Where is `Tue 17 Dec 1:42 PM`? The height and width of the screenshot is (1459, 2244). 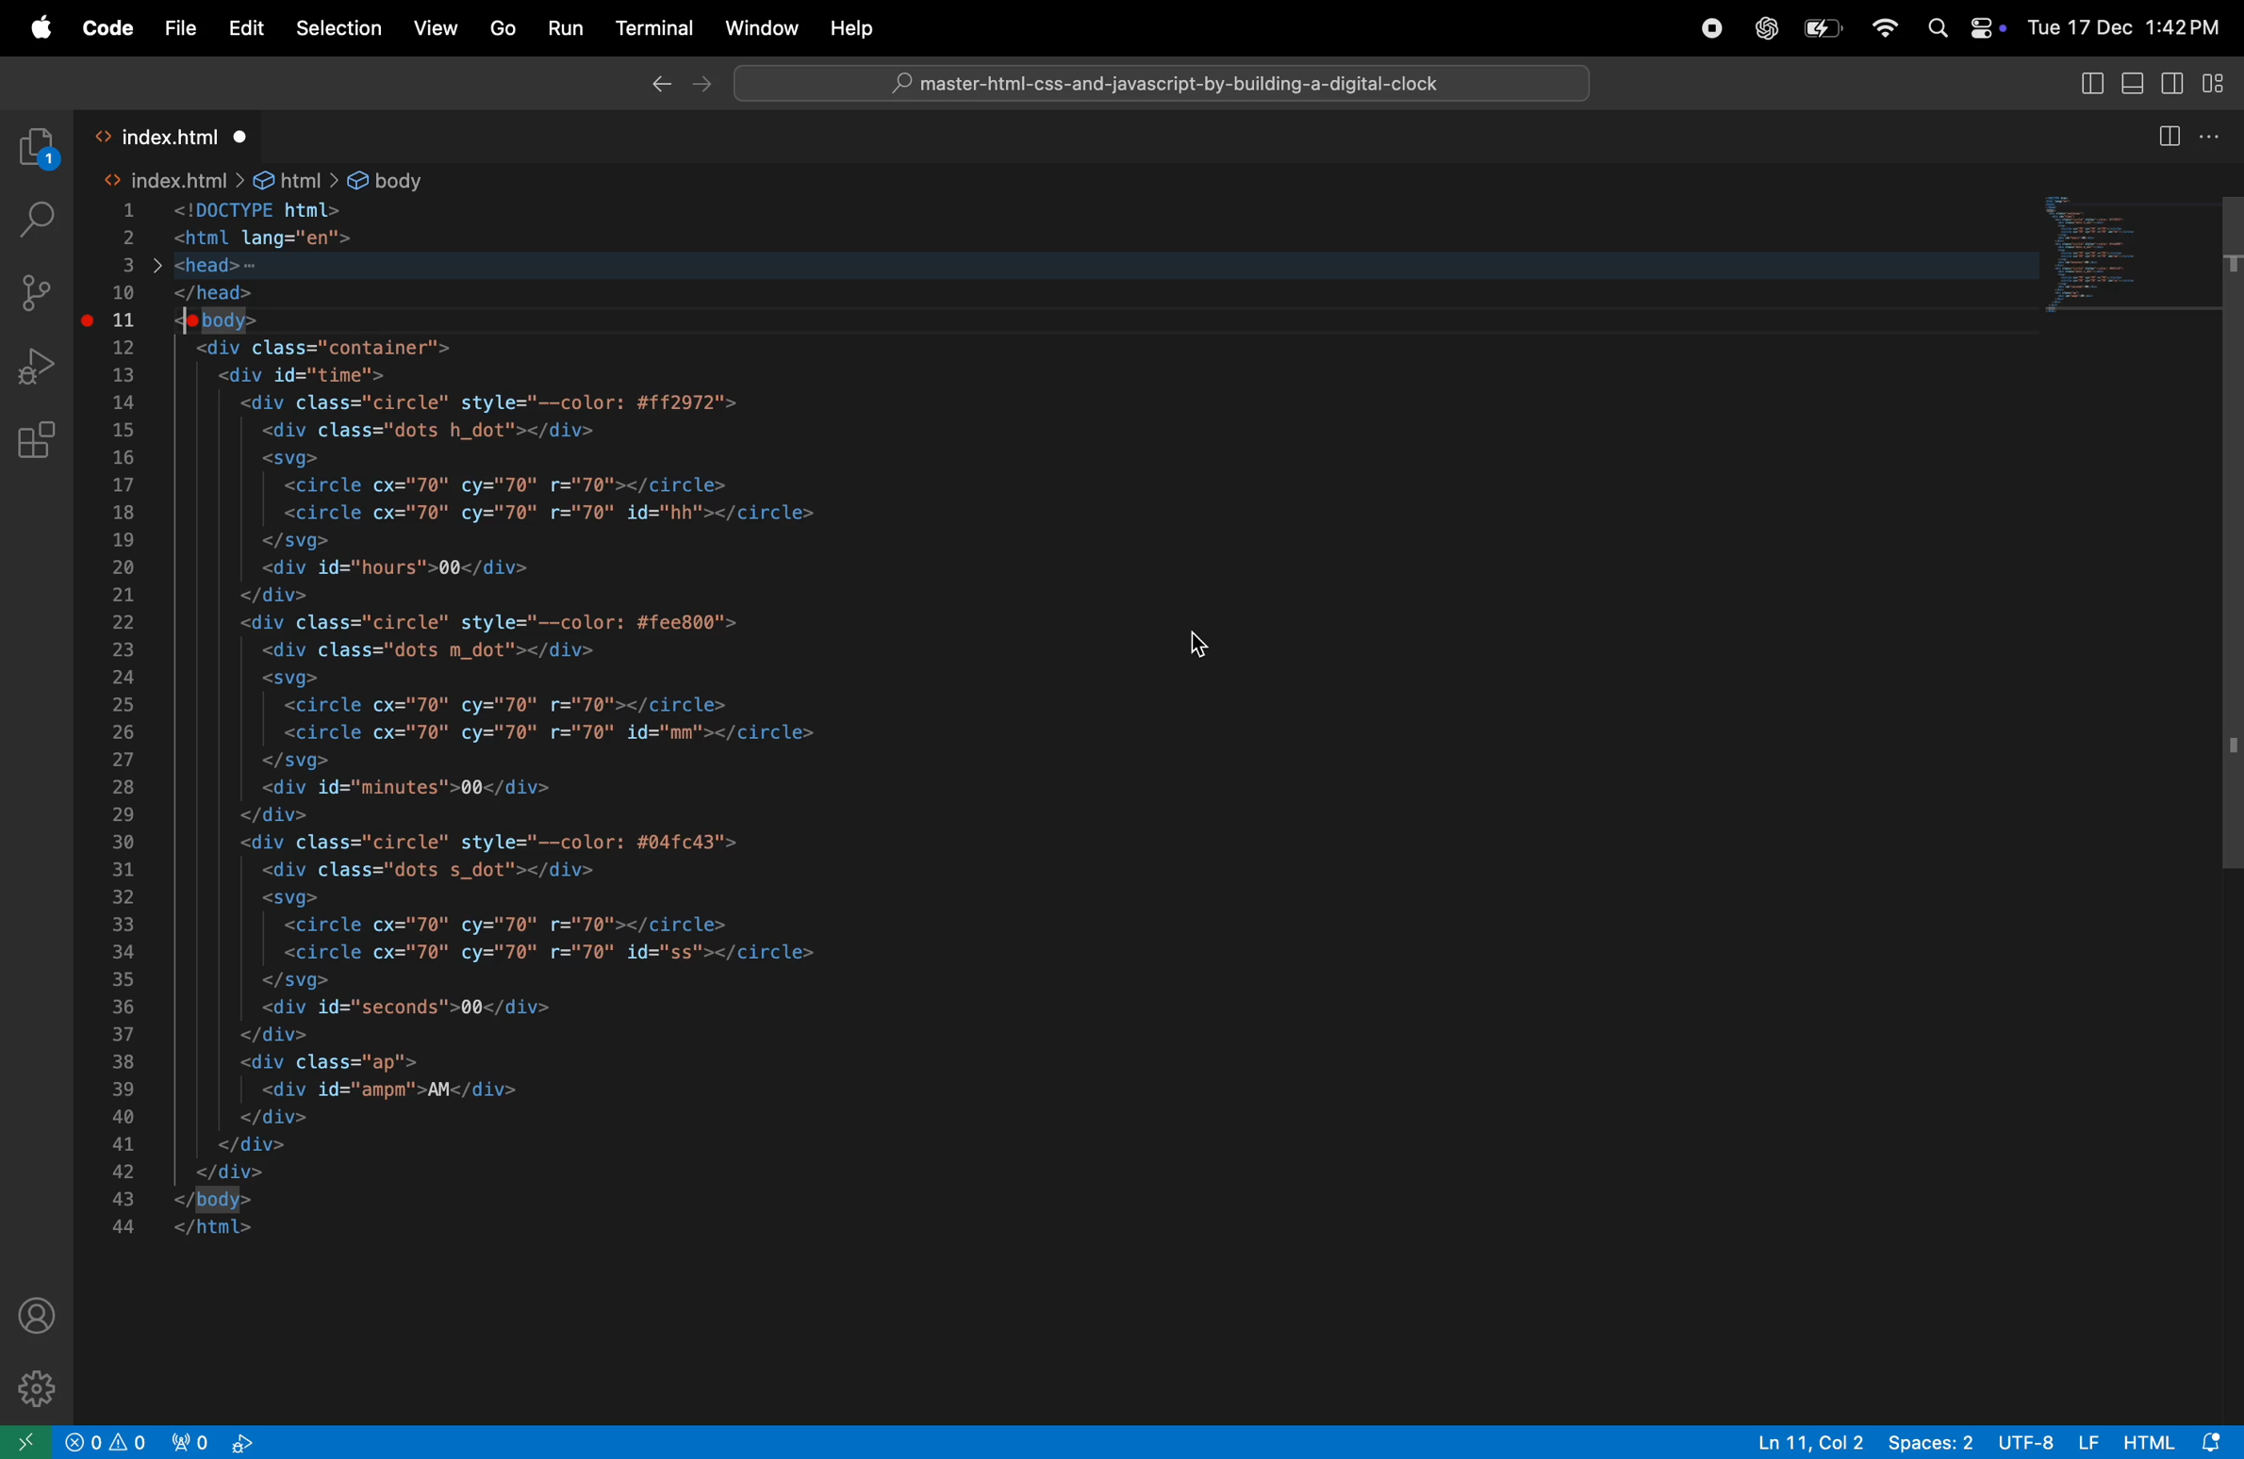 Tue 17 Dec 1:42 PM is located at coordinates (2125, 27).